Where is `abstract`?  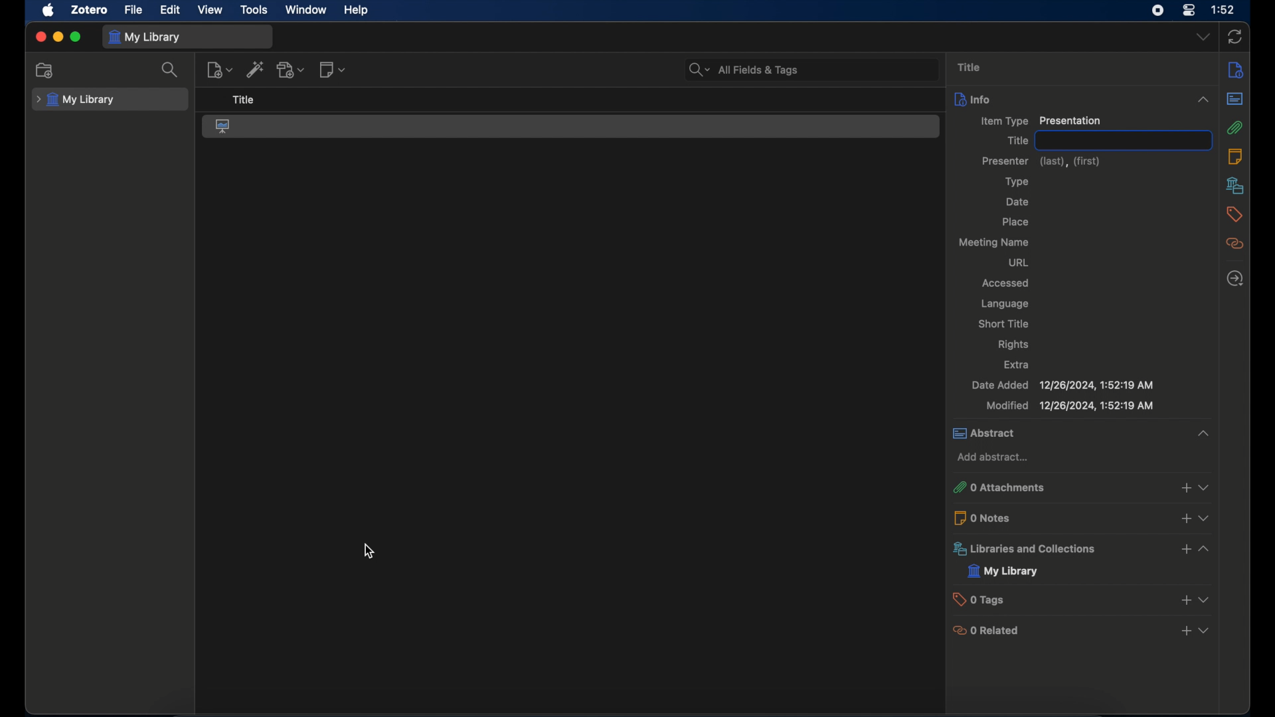
abstract is located at coordinates (1084, 434).